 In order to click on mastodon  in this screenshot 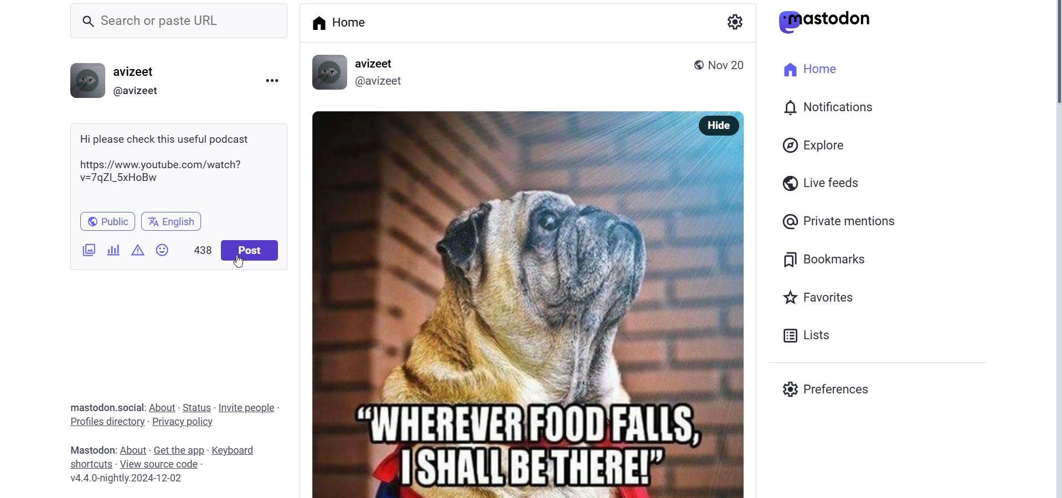, I will do `click(831, 20)`.